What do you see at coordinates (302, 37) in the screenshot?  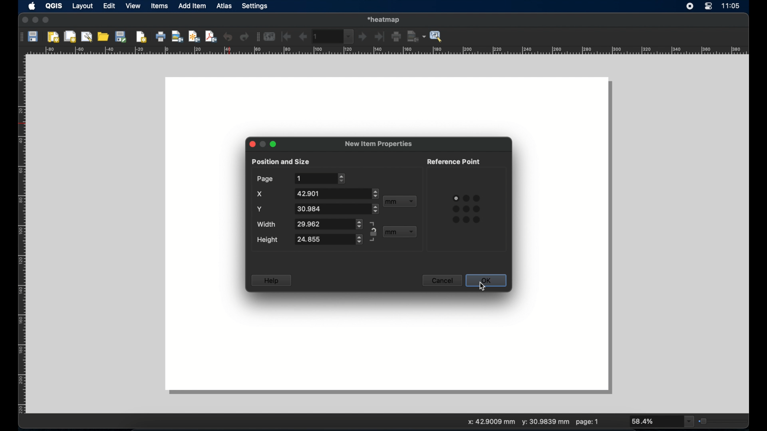 I see `previous feature` at bounding box center [302, 37].